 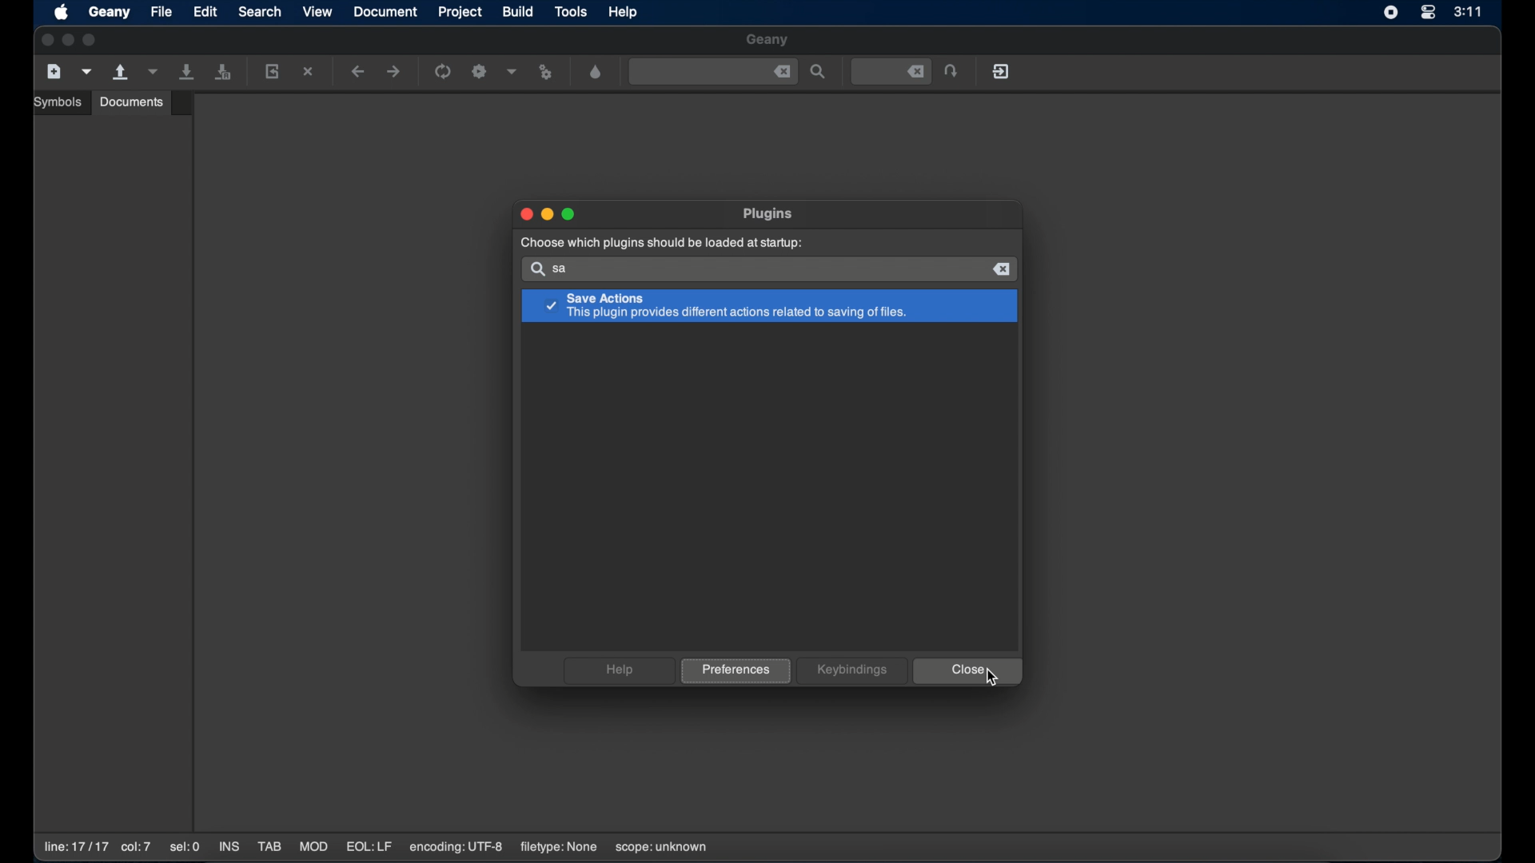 I want to click on choose which plugins should be loaded at startup, so click(x=660, y=243).